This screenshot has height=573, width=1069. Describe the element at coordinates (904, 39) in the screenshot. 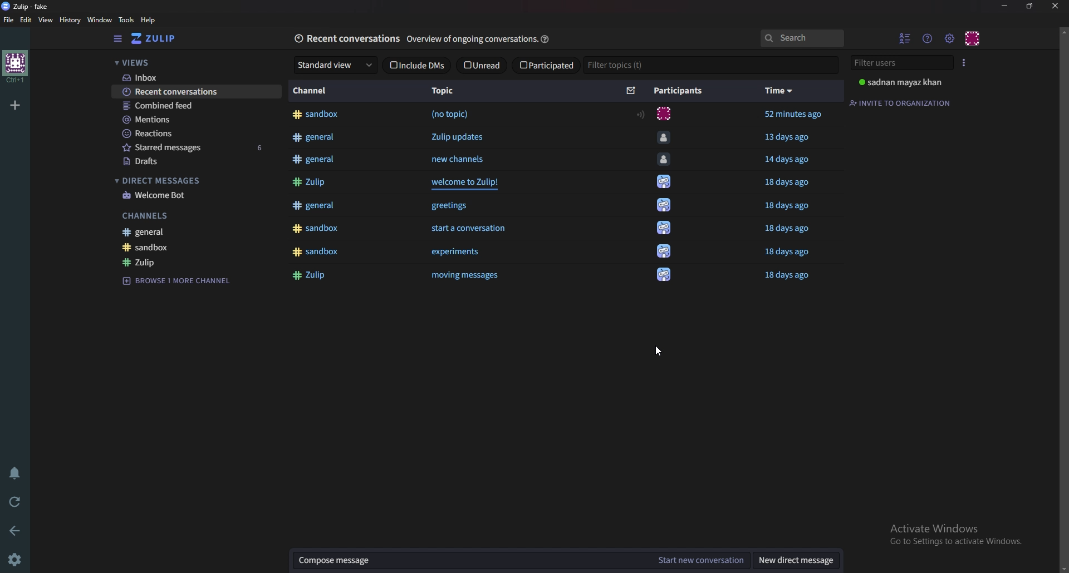

I see `Hide user list` at that location.